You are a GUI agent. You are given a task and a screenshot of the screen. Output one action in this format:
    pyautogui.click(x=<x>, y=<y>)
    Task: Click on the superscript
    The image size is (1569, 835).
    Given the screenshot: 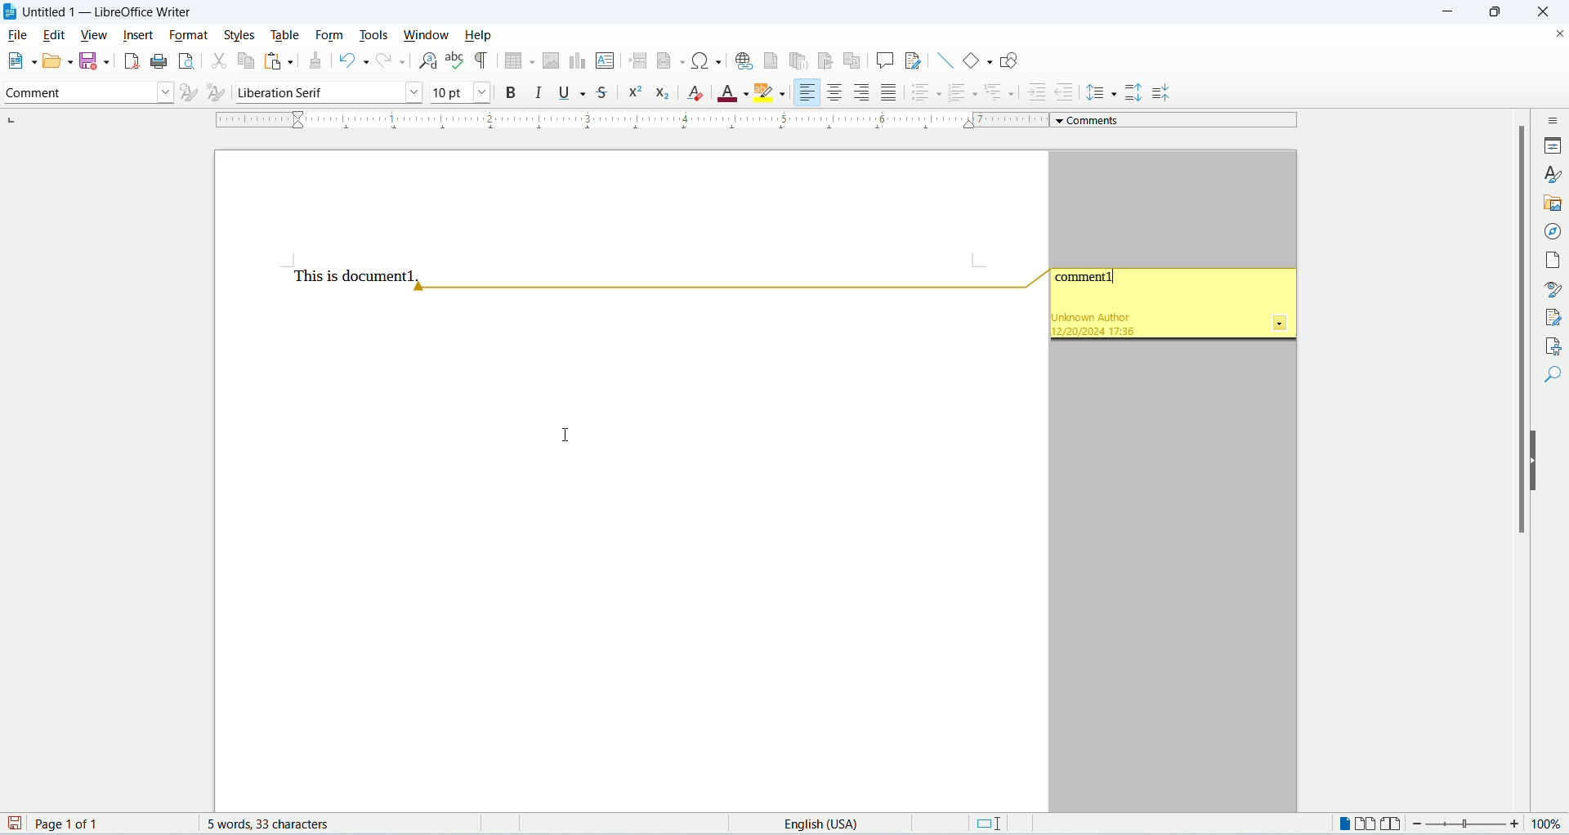 What is the action you would take?
    pyautogui.click(x=635, y=93)
    